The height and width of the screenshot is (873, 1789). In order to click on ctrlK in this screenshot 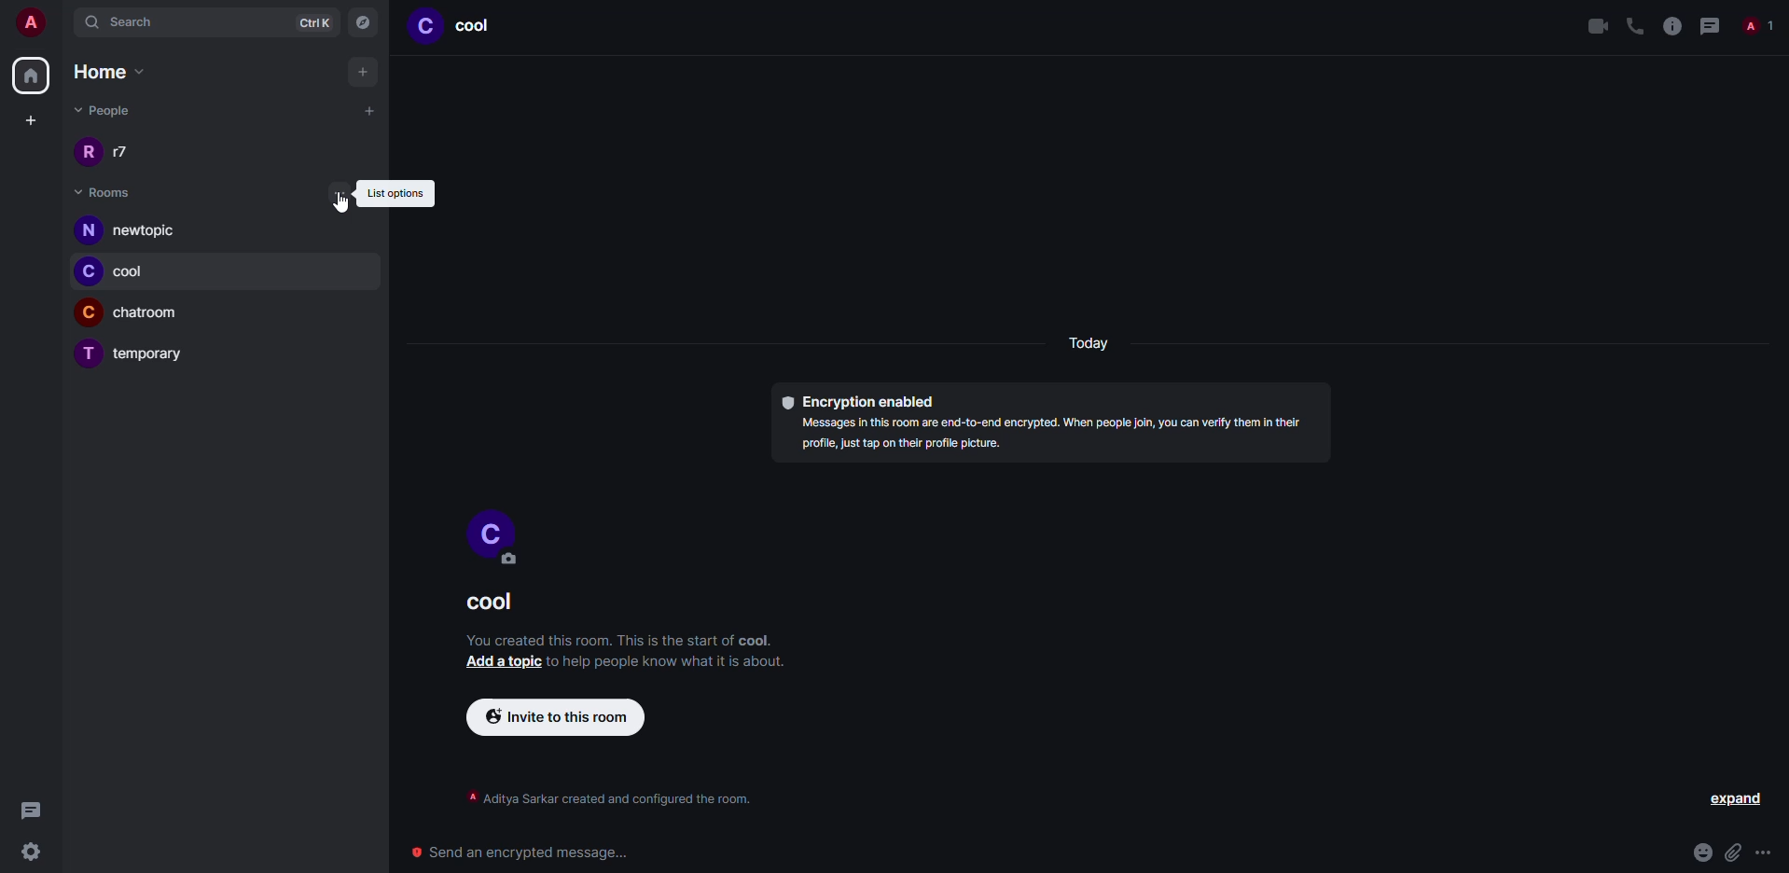, I will do `click(309, 23)`.